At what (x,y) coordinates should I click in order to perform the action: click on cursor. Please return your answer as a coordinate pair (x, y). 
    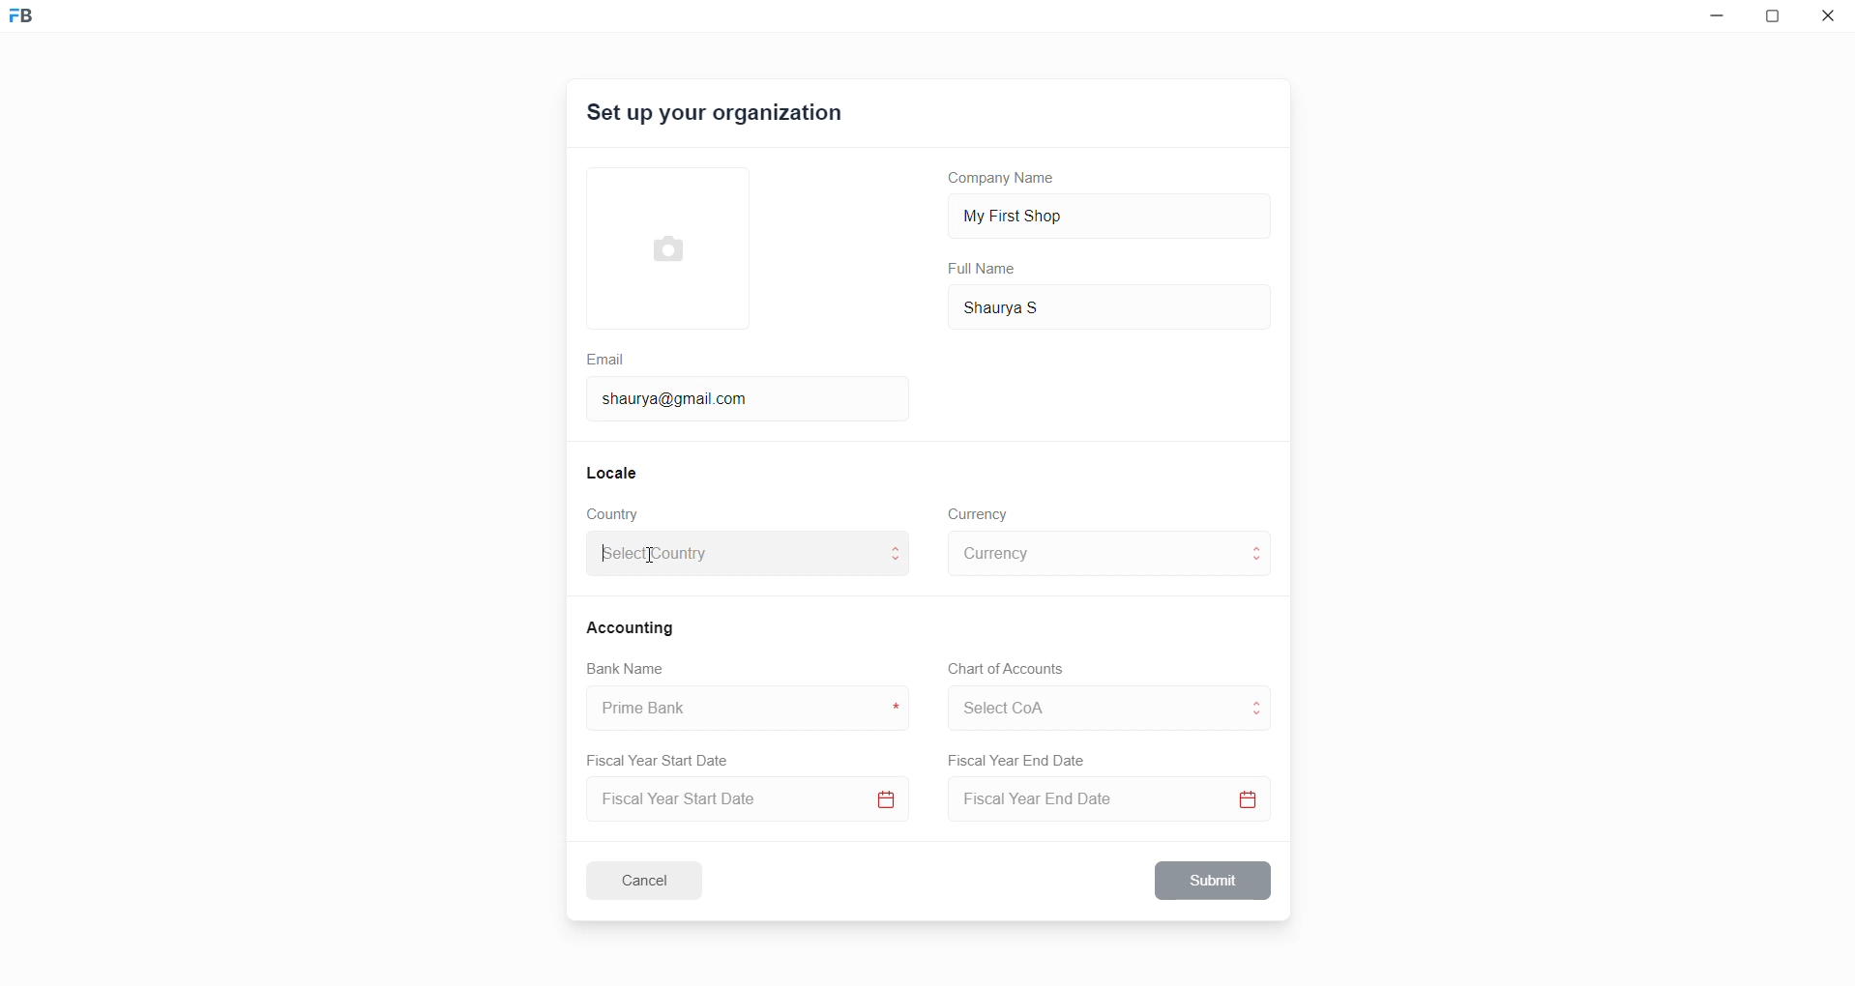
    Looking at the image, I should click on (645, 556).